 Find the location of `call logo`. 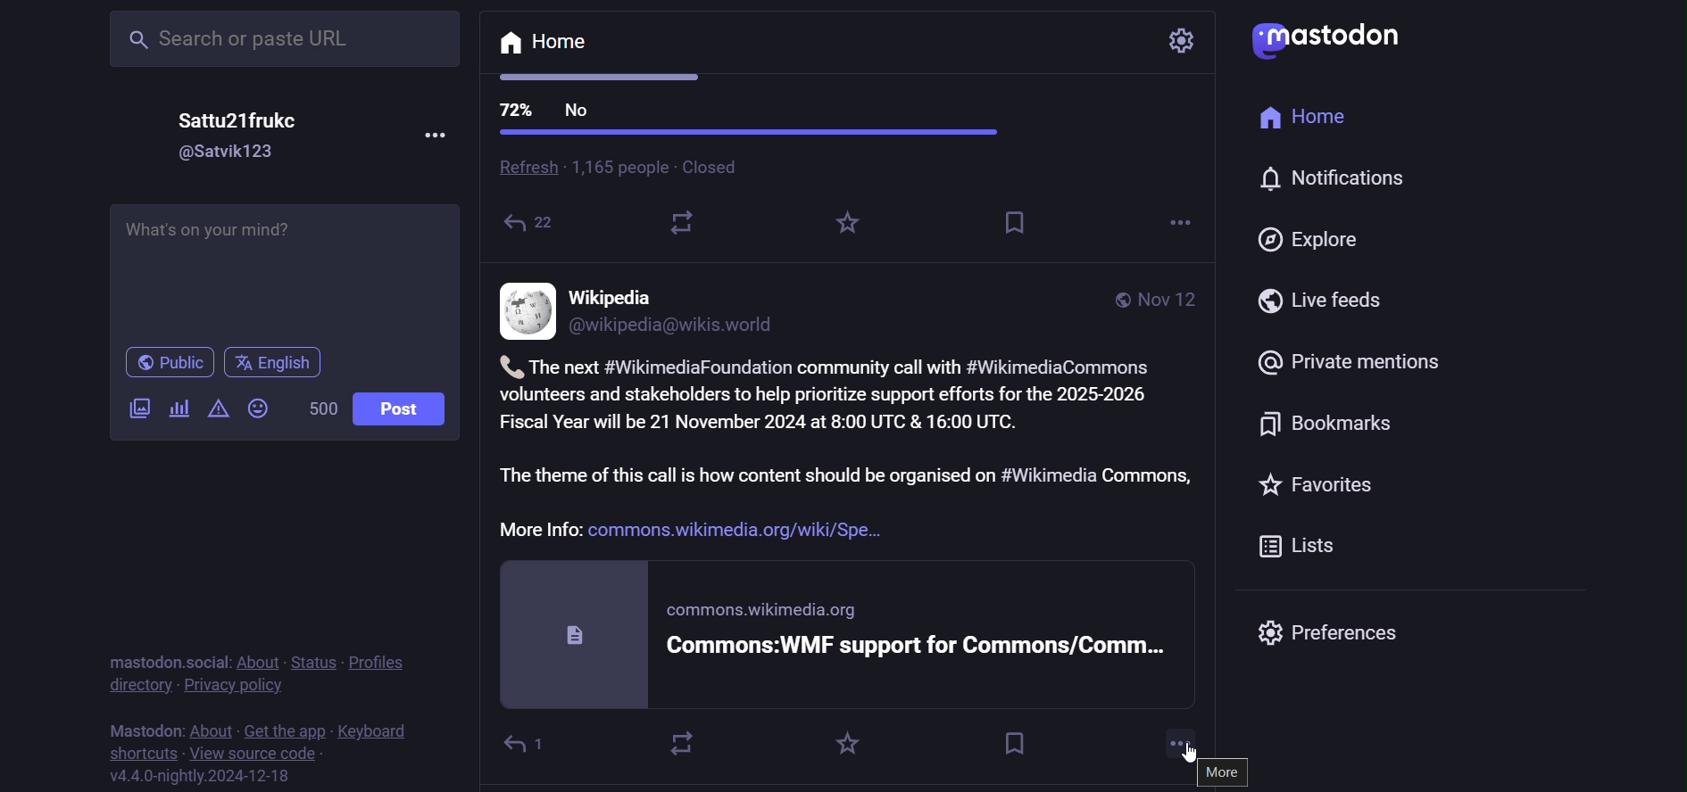

call logo is located at coordinates (506, 364).